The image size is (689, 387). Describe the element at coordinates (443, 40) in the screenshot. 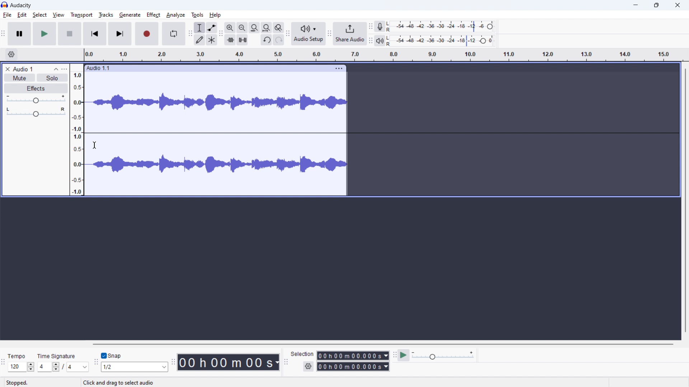

I see `playback level` at that location.